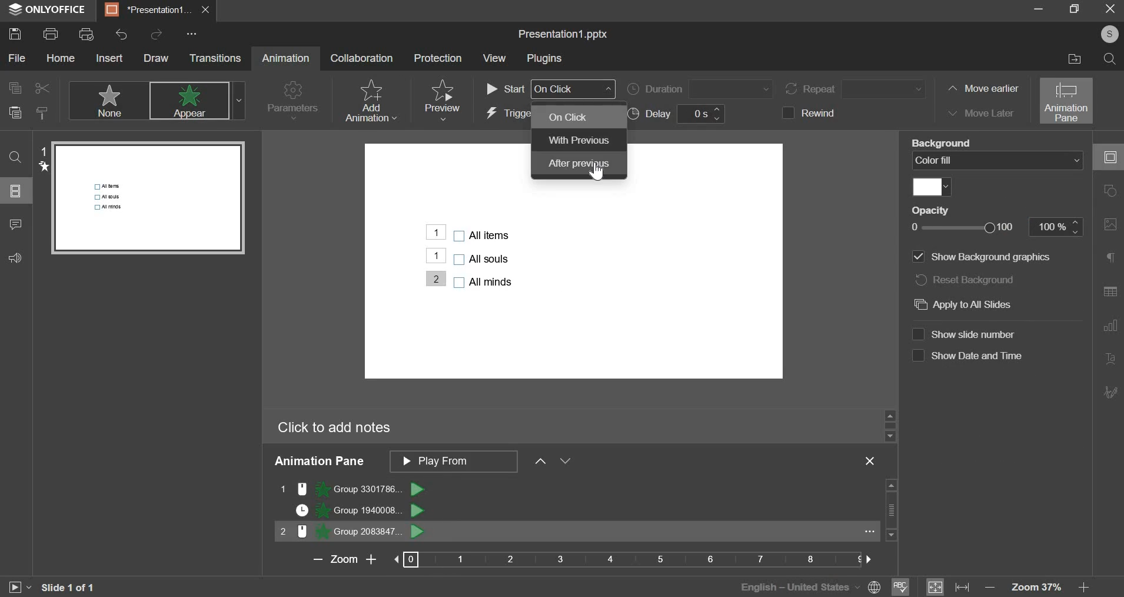 The width and height of the screenshot is (1124, 597). I want to click on undo, so click(121, 35).